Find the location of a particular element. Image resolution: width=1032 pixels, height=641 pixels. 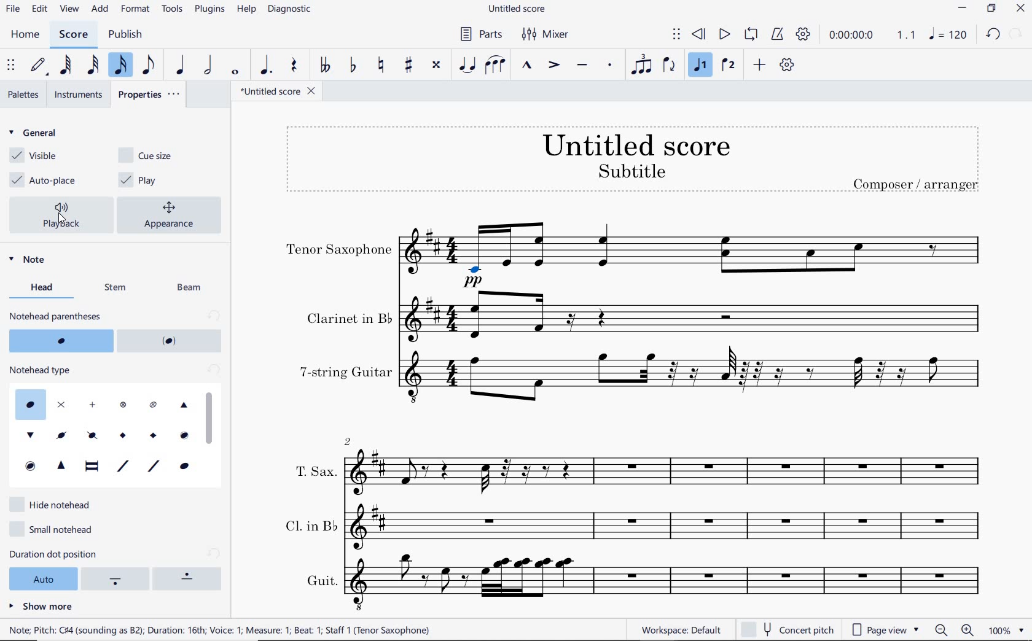

TENUTO is located at coordinates (582, 66).